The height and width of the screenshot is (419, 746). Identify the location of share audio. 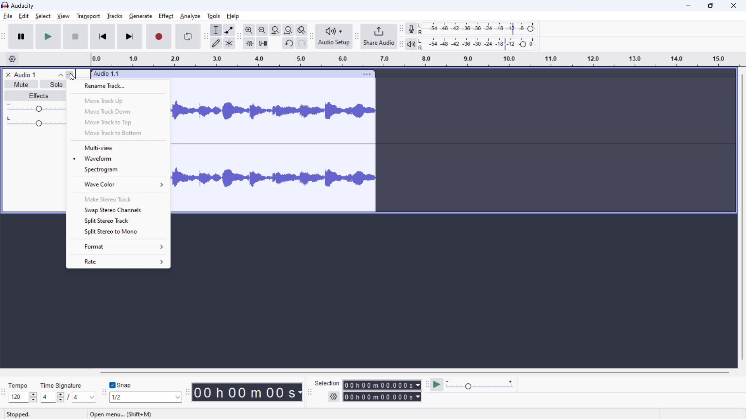
(379, 36).